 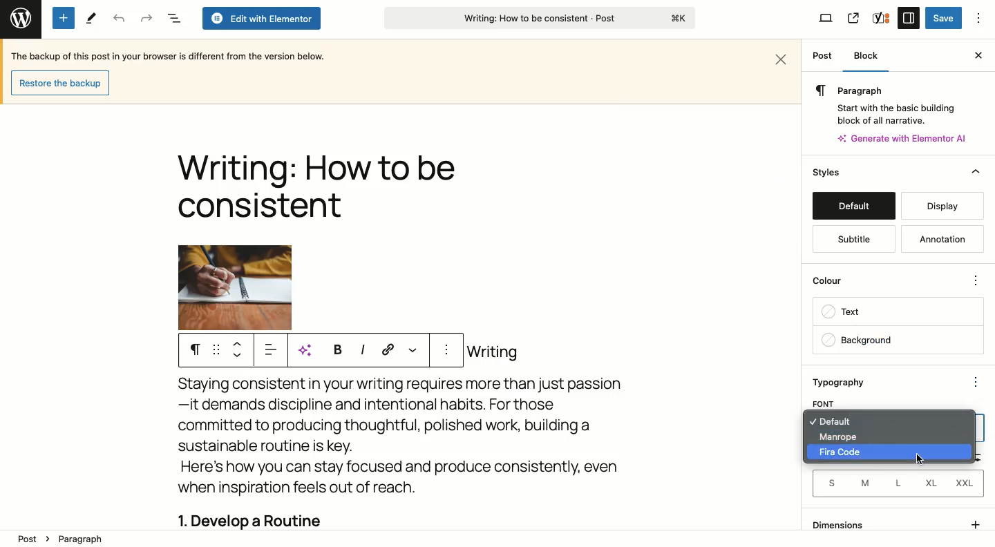 What do you see at coordinates (853, 18) in the screenshot?
I see `View post` at bounding box center [853, 18].